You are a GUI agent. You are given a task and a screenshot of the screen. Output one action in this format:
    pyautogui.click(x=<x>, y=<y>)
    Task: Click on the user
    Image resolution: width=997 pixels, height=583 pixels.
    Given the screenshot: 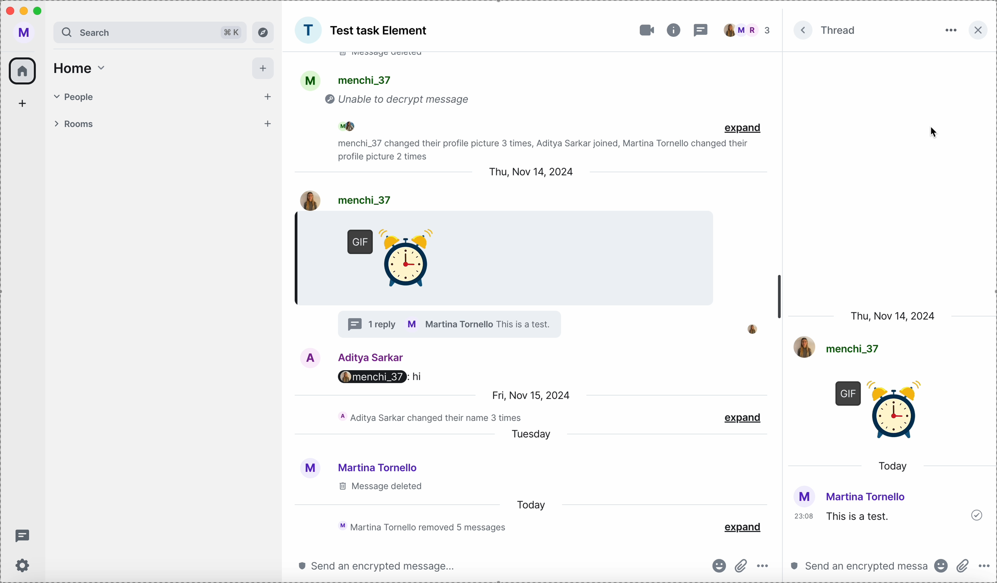 What is the action you would take?
    pyautogui.click(x=348, y=357)
    